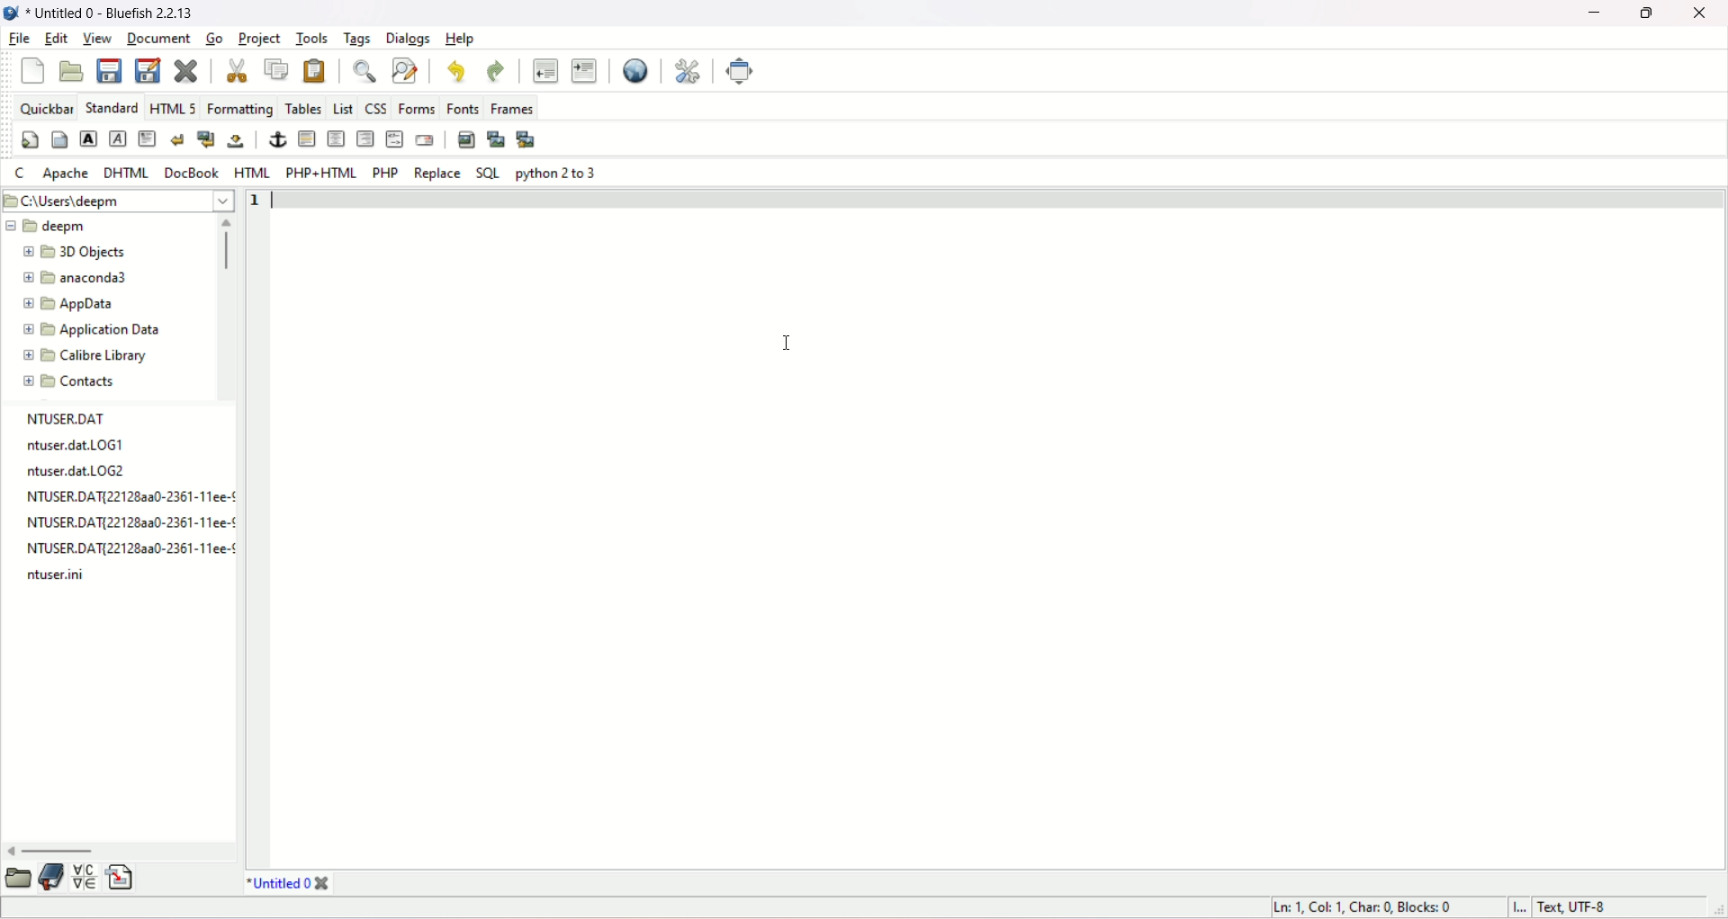 This screenshot has width=1728, height=919. What do you see at coordinates (558, 174) in the screenshot?
I see `python 2 to 3` at bounding box center [558, 174].